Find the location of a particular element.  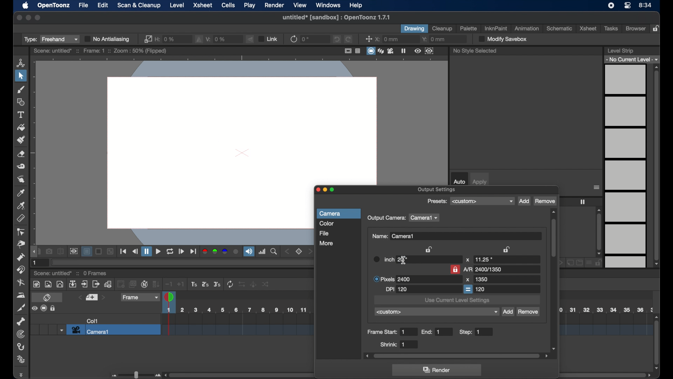

 is located at coordinates (571, 263).